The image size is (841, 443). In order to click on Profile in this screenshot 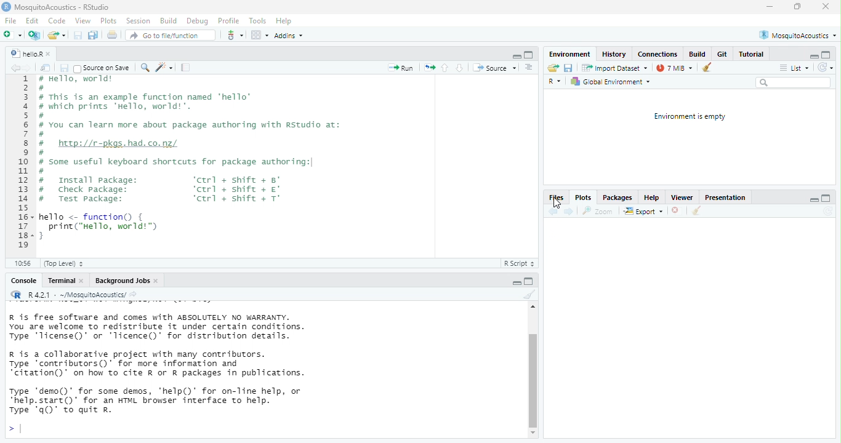, I will do `click(228, 20)`.